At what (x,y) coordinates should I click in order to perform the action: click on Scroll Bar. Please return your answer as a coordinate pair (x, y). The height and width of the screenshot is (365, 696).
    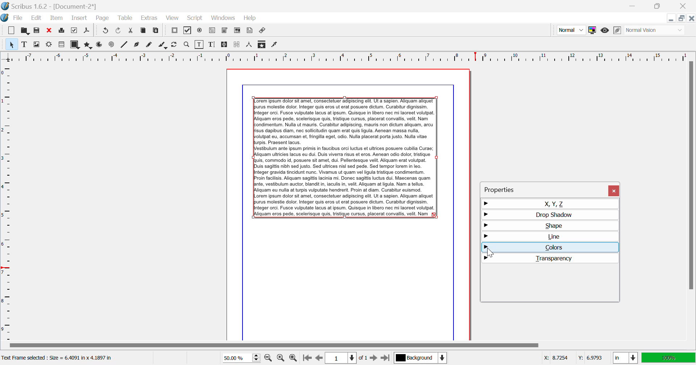
    Looking at the image, I should click on (691, 200).